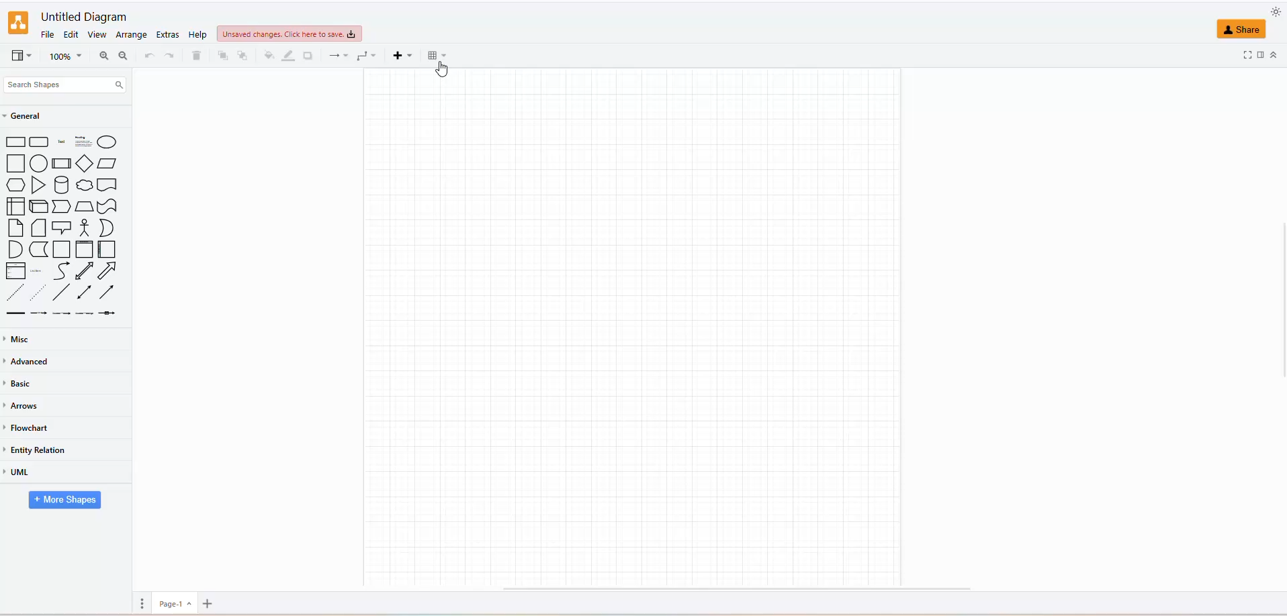 This screenshot has height=616, width=1287. Describe the element at coordinates (24, 407) in the screenshot. I see `arrows` at that location.